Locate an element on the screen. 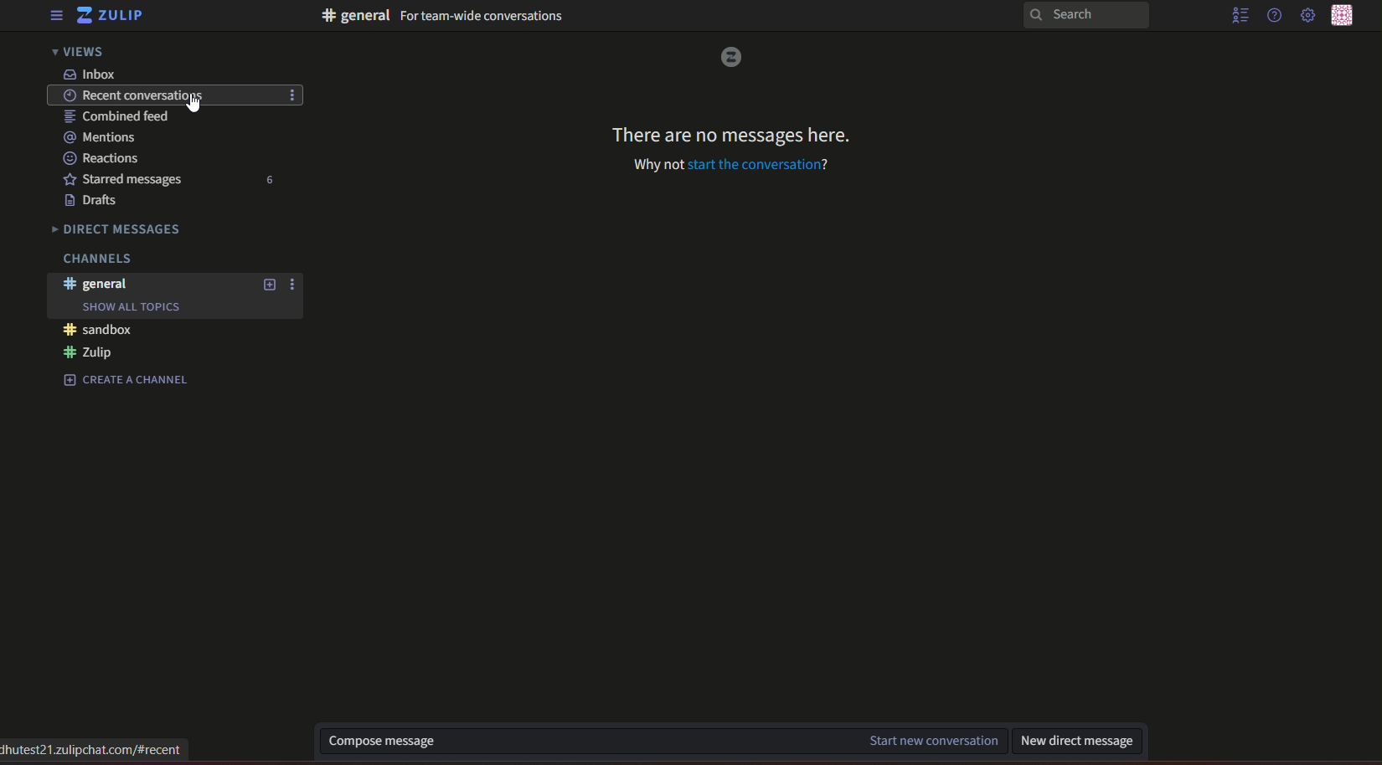 This screenshot has height=765, width=1382. new direct message is located at coordinates (1078, 737).